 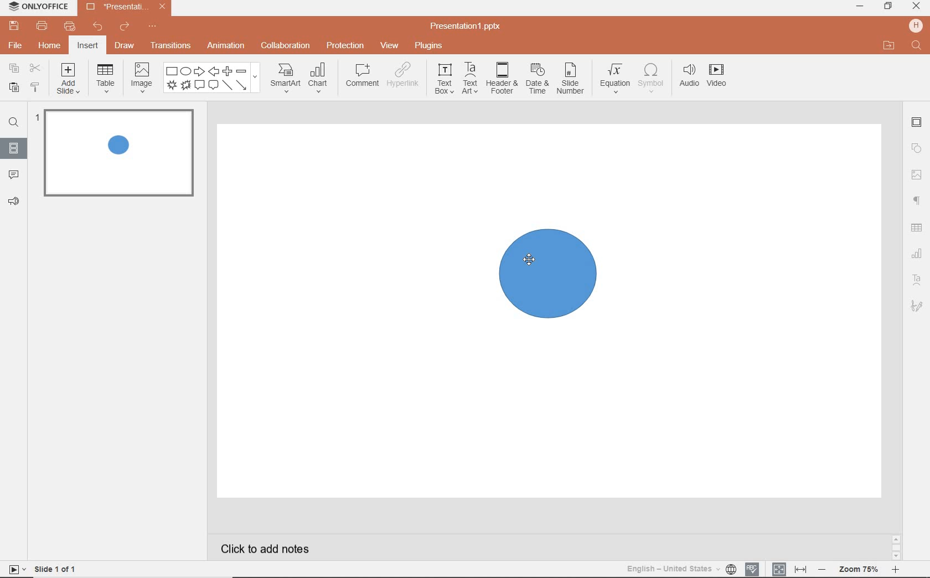 I want to click on copy, so click(x=15, y=69).